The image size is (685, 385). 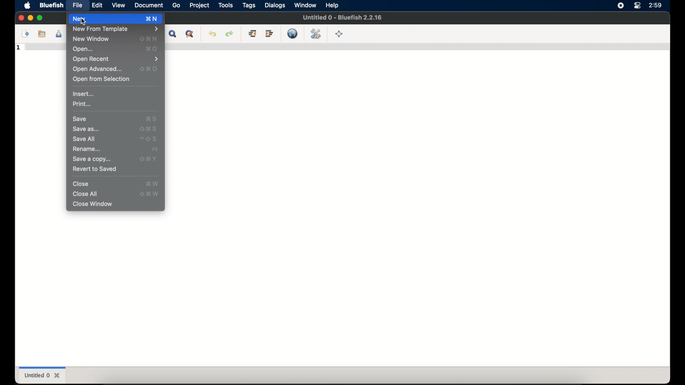 I want to click on cursor, so click(x=84, y=22).